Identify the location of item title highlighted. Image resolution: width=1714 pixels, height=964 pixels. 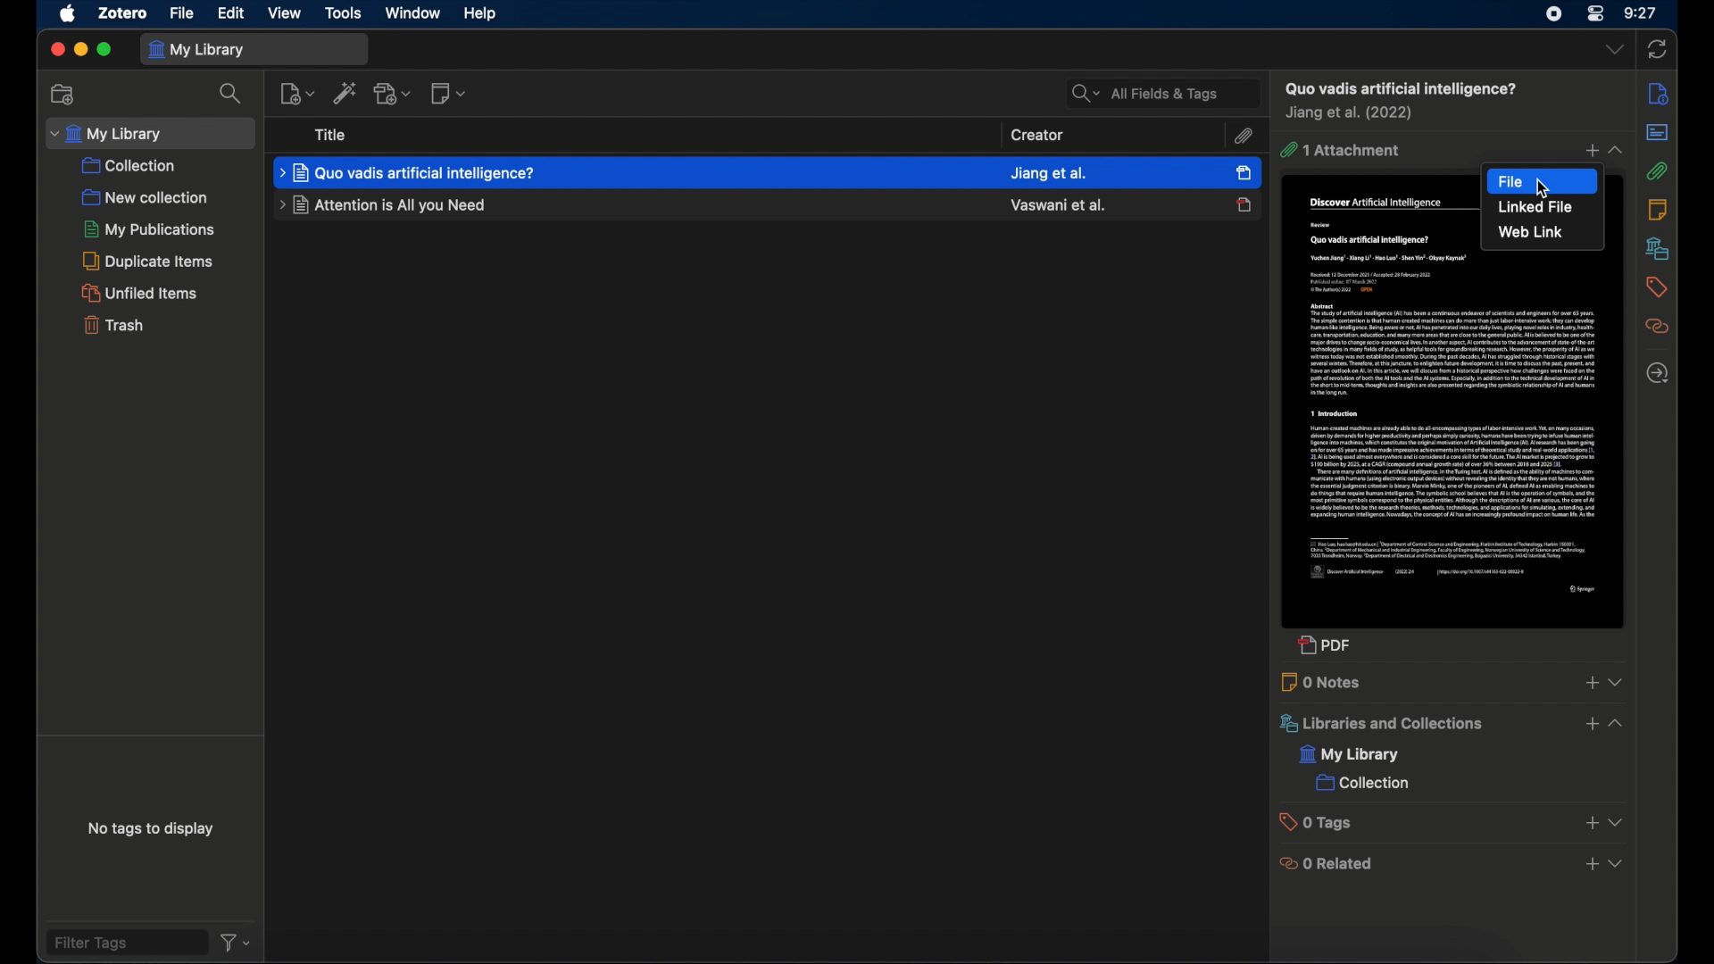
(410, 171).